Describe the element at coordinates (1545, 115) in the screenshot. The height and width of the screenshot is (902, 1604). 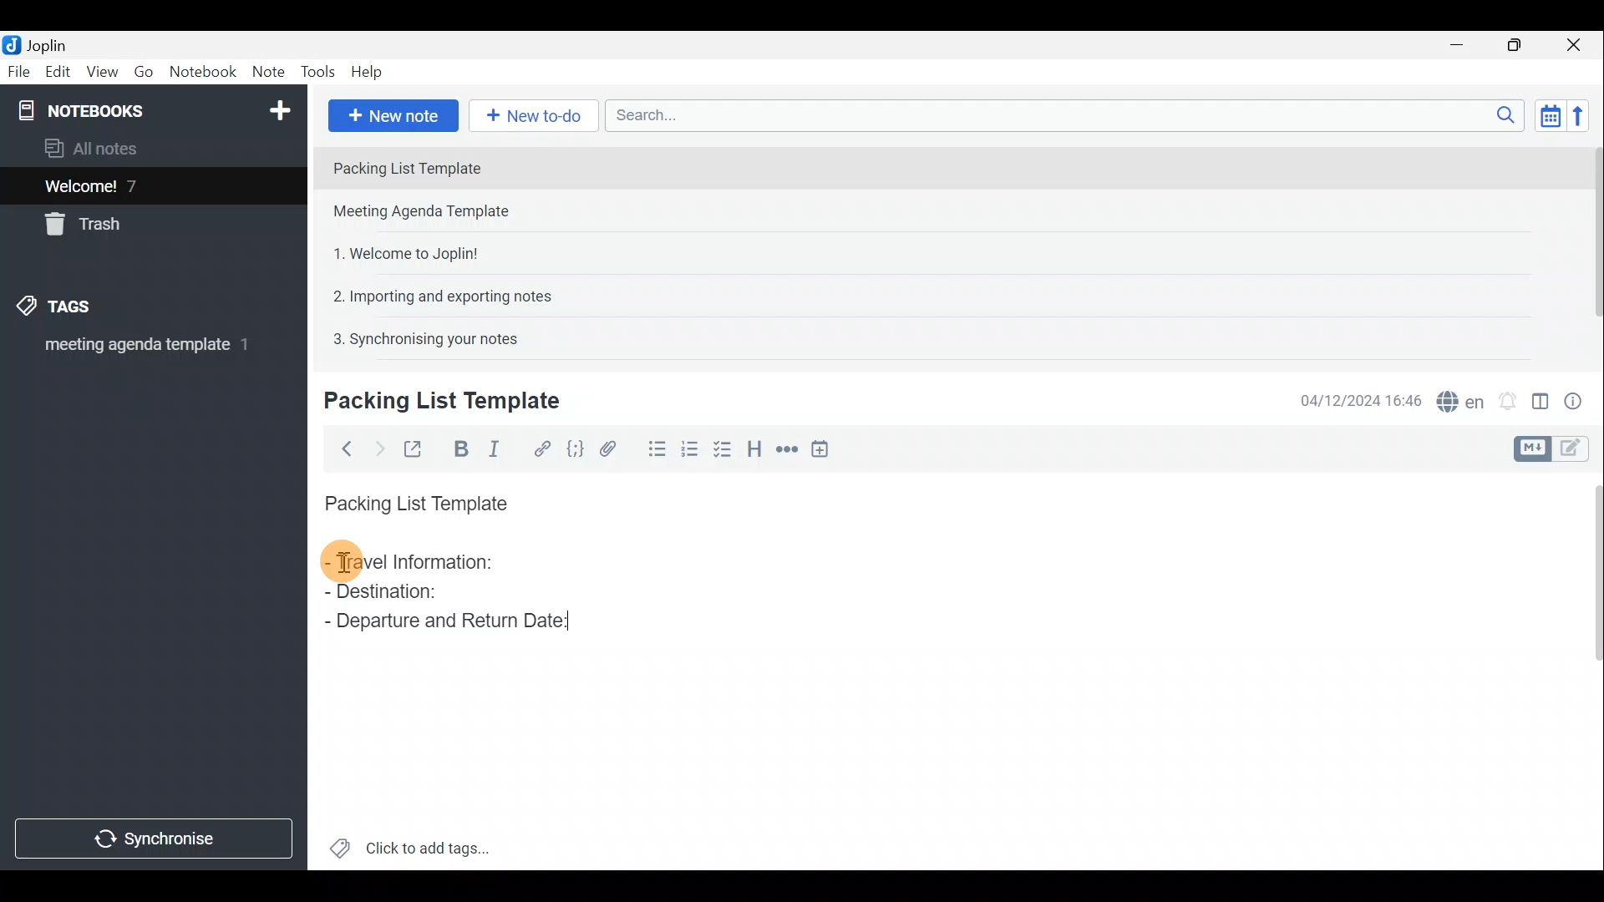
I see `Toggle sort order field` at that location.